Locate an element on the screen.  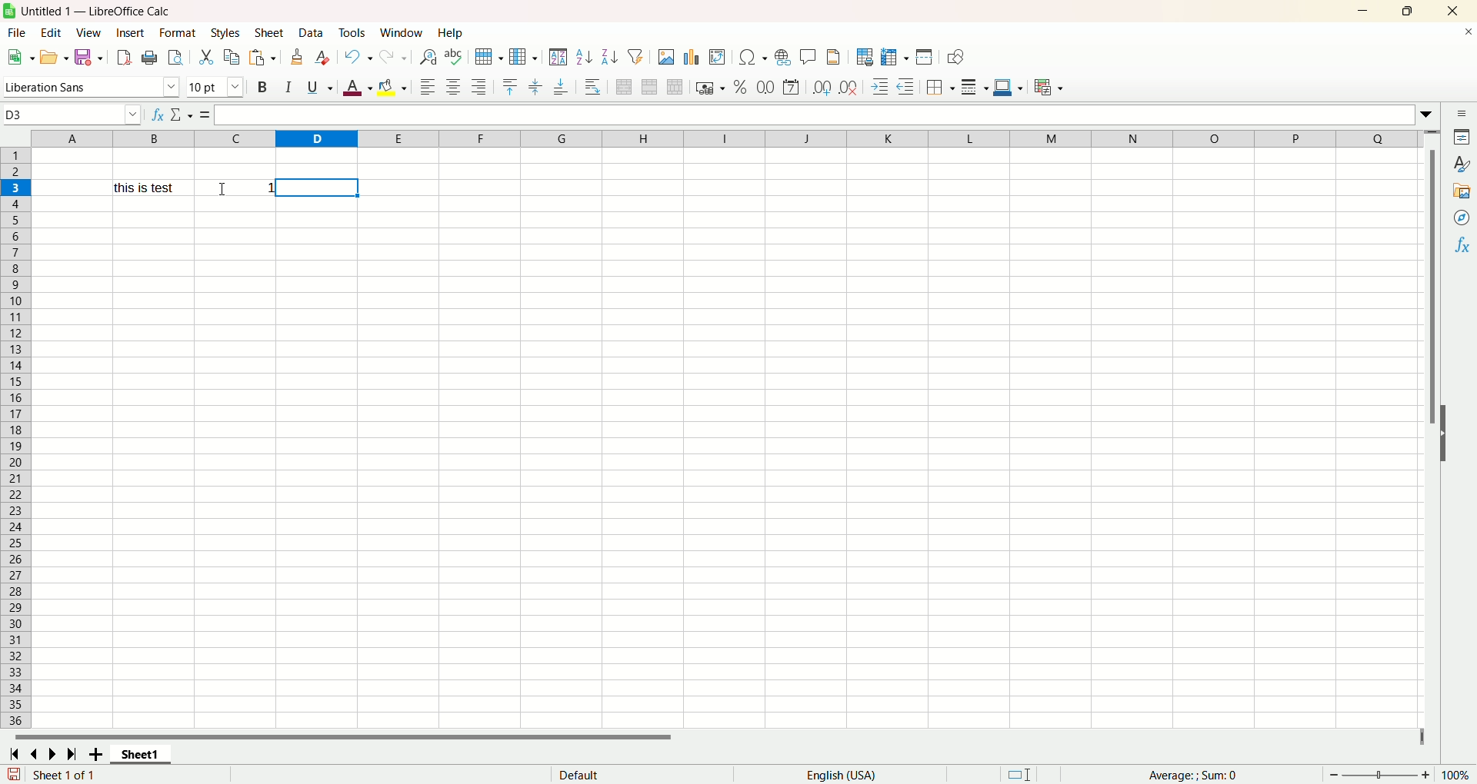
functions is located at coordinates (1462, 244).